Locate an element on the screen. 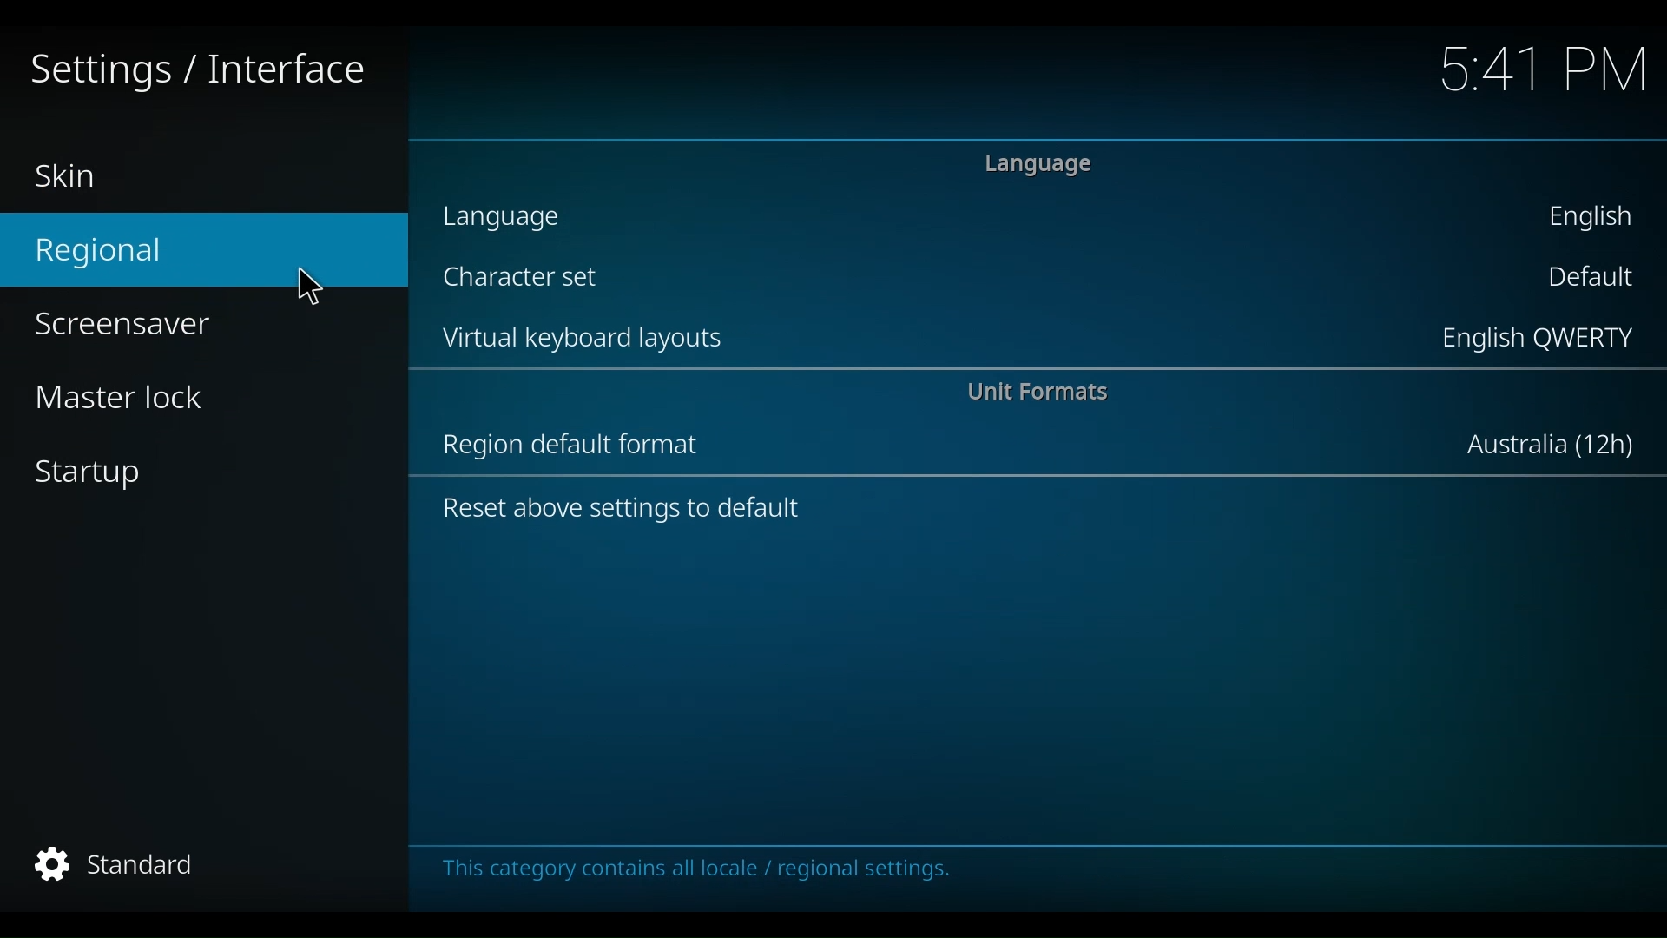 The image size is (1667, 938). Character is located at coordinates (529, 280).